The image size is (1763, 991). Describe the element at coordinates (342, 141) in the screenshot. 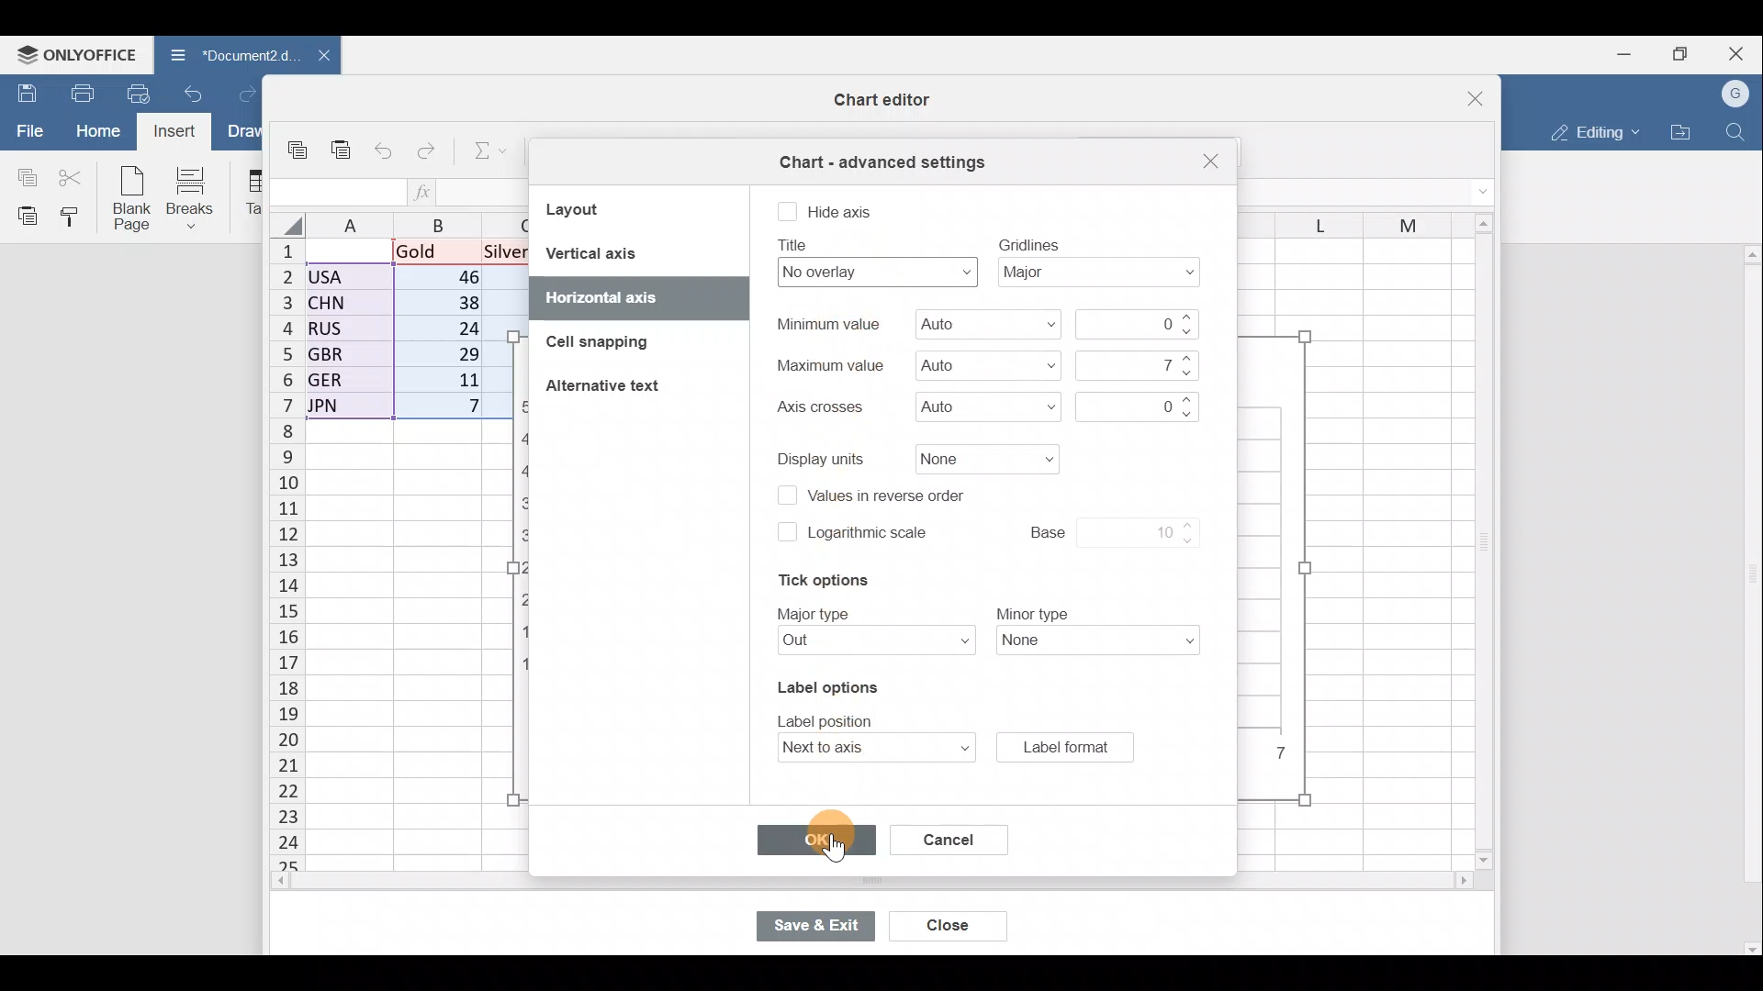

I see `Paste` at that location.